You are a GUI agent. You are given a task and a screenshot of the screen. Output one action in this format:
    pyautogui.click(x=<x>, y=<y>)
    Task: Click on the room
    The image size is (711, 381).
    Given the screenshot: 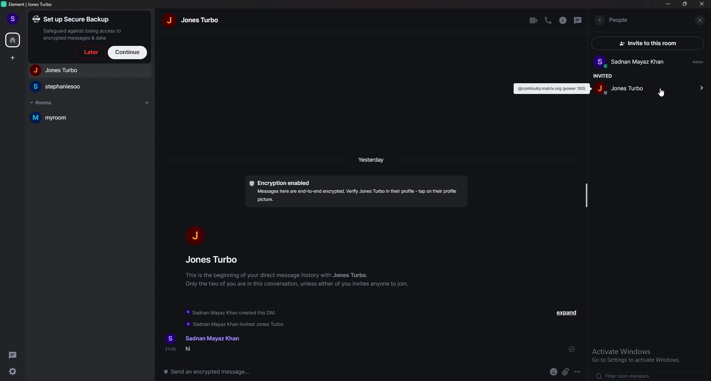 What is the action you would take?
    pyautogui.click(x=85, y=118)
    